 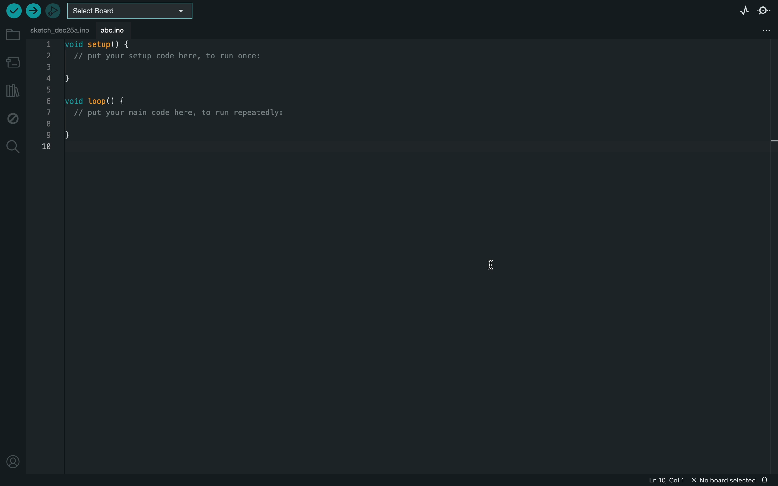 I want to click on serial monitor, so click(x=764, y=11).